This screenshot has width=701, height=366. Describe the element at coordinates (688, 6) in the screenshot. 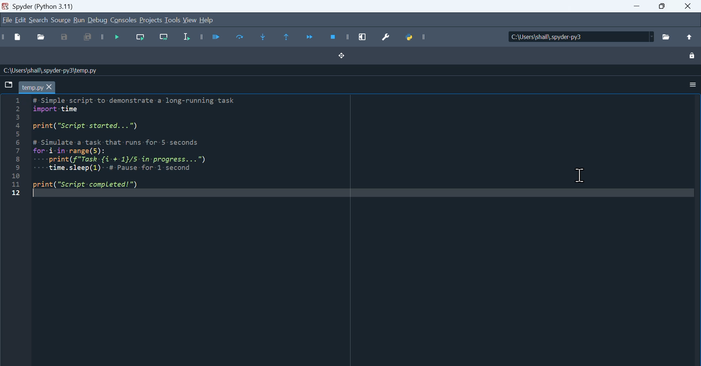

I see `Close` at that location.